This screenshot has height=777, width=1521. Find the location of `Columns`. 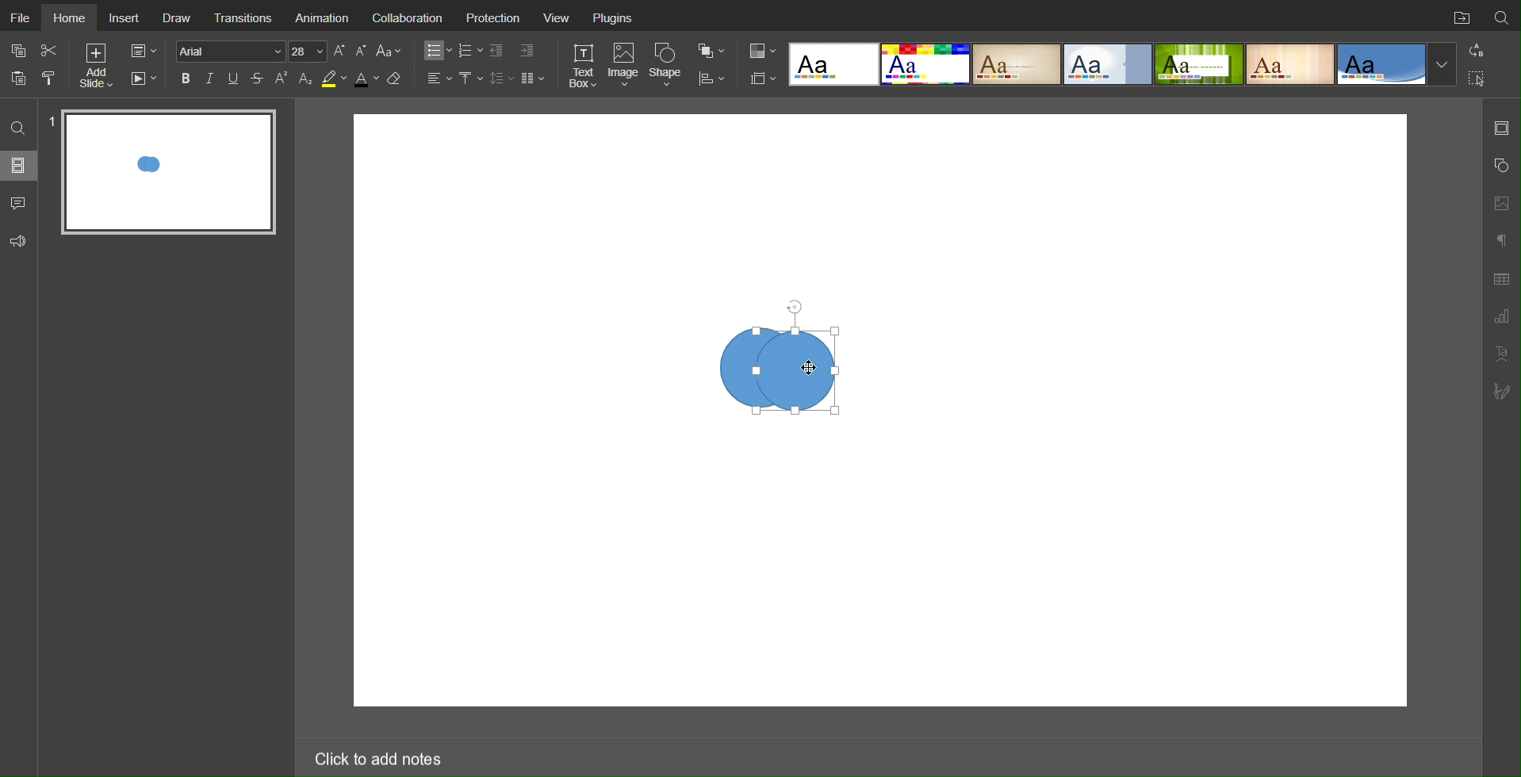

Columns is located at coordinates (534, 78).